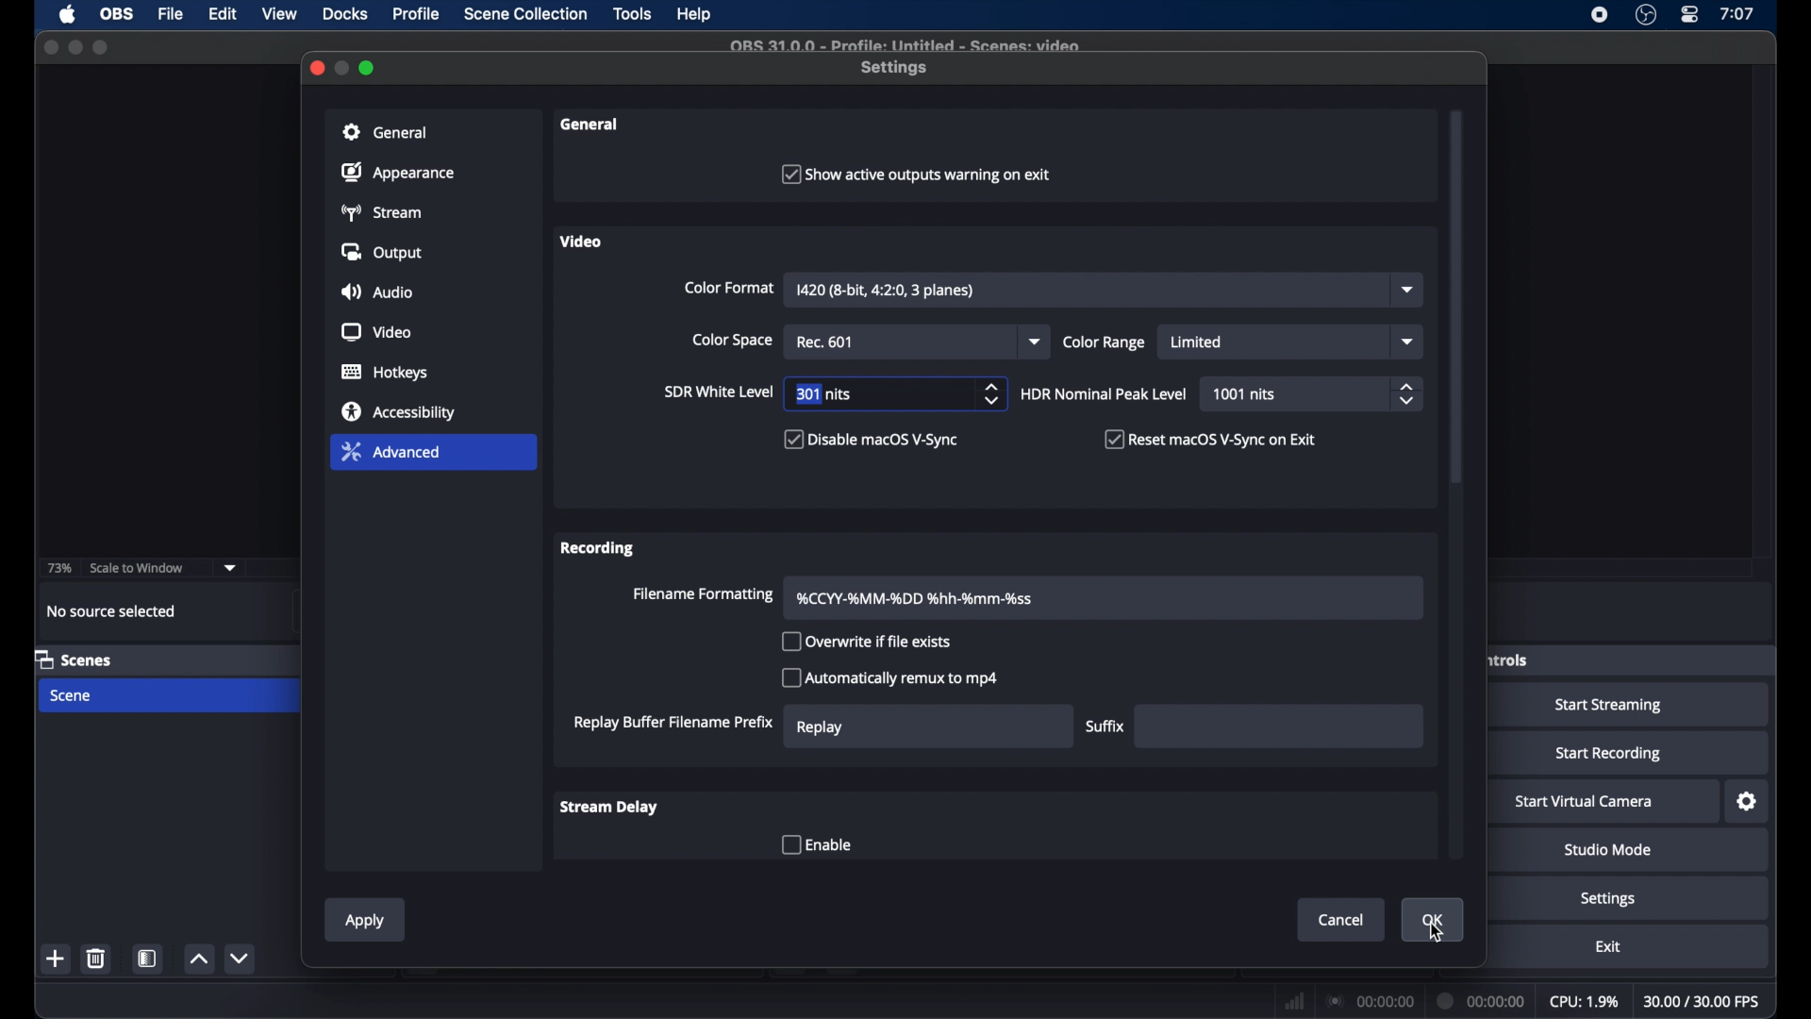 The width and height of the screenshot is (1811, 1019). Describe the element at coordinates (916, 173) in the screenshot. I see `checkbox` at that location.